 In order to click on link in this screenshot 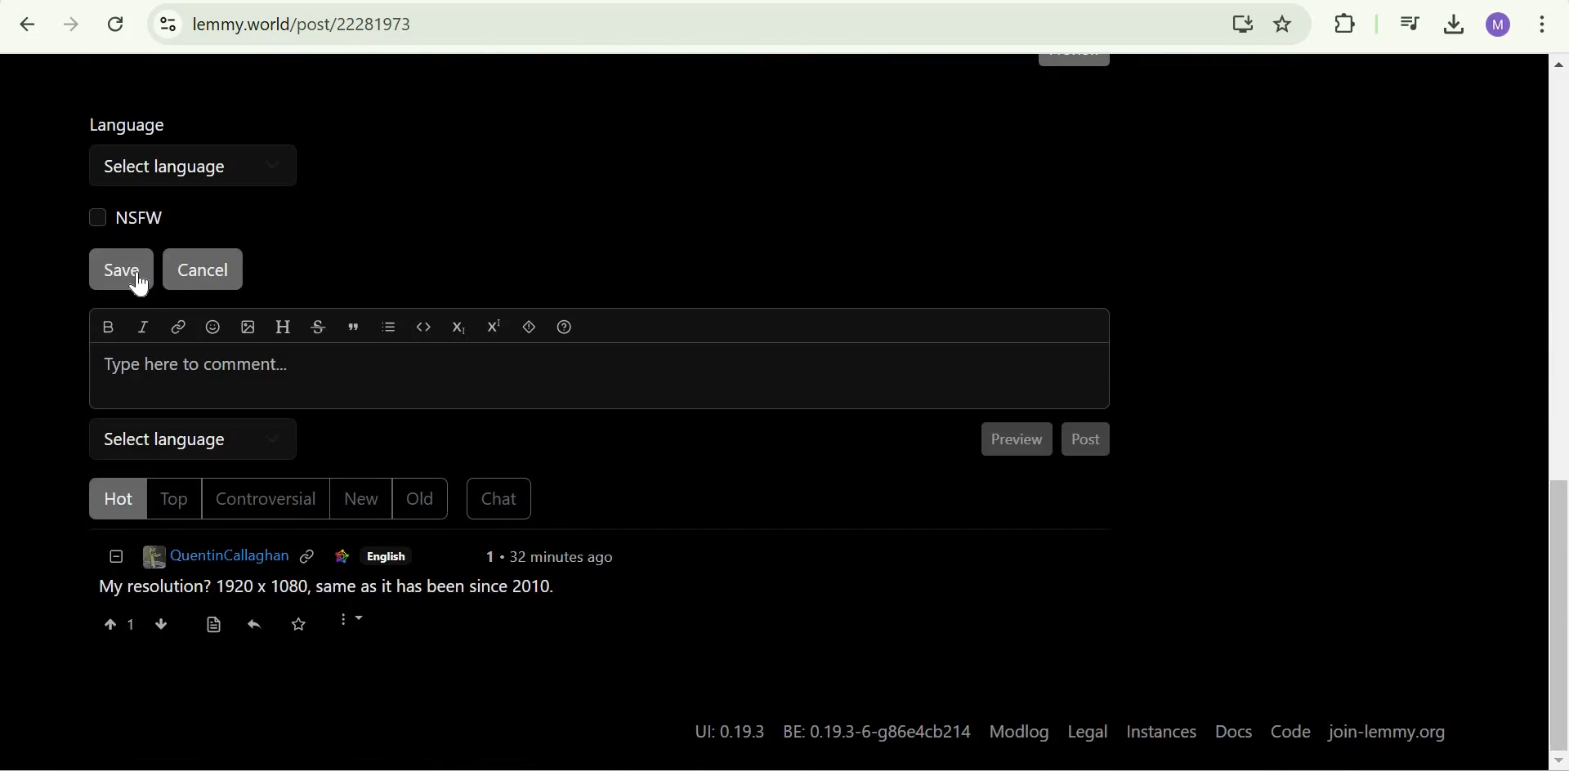, I will do `click(339, 558)`.